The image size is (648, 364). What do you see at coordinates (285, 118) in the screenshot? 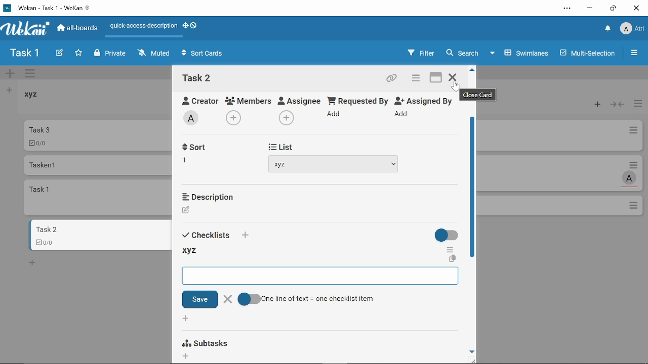
I see `Add` at bounding box center [285, 118].